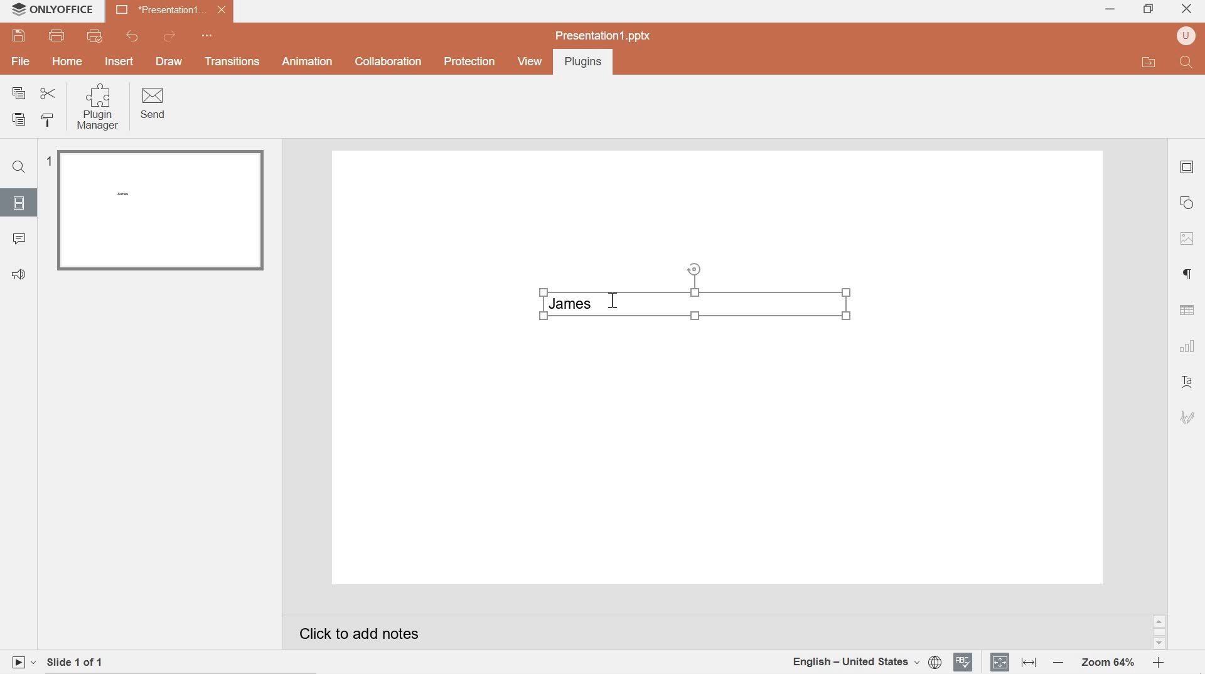 Image resolution: width=1205 pixels, height=674 pixels. What do you see at coordinates (1110, 10) in the screenshot?
I see `minimize` at bounding box center [1110, 10].